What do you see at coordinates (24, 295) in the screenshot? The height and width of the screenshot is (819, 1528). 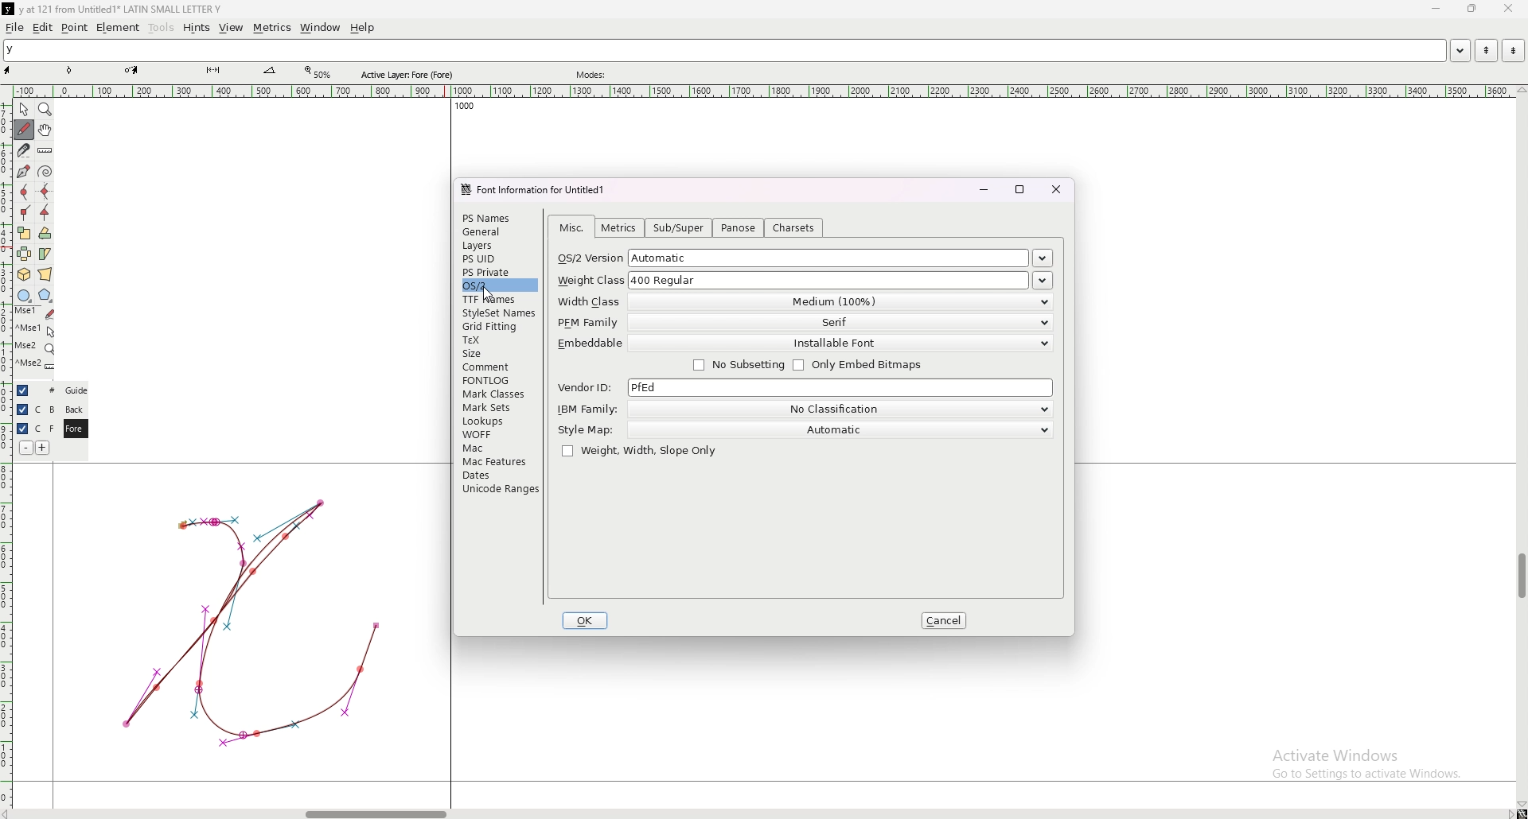 I see `circle or ellipse` at bounding box center [24, 295].